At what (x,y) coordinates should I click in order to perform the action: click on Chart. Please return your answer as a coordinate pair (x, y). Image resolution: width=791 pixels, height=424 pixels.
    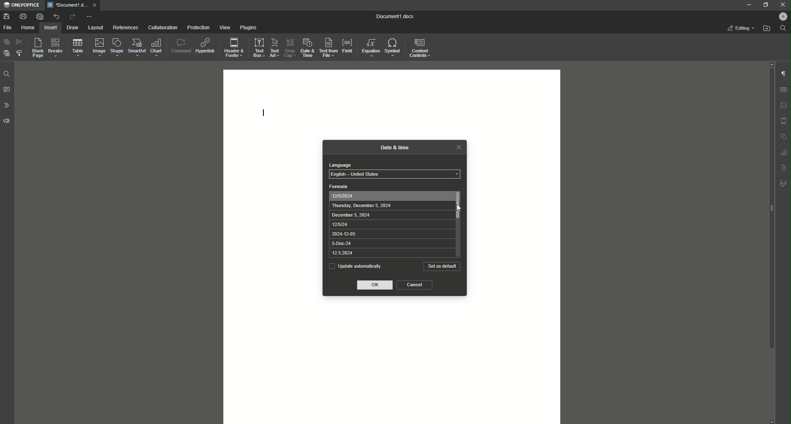
    Looking at the image, I should click on (157, 47).